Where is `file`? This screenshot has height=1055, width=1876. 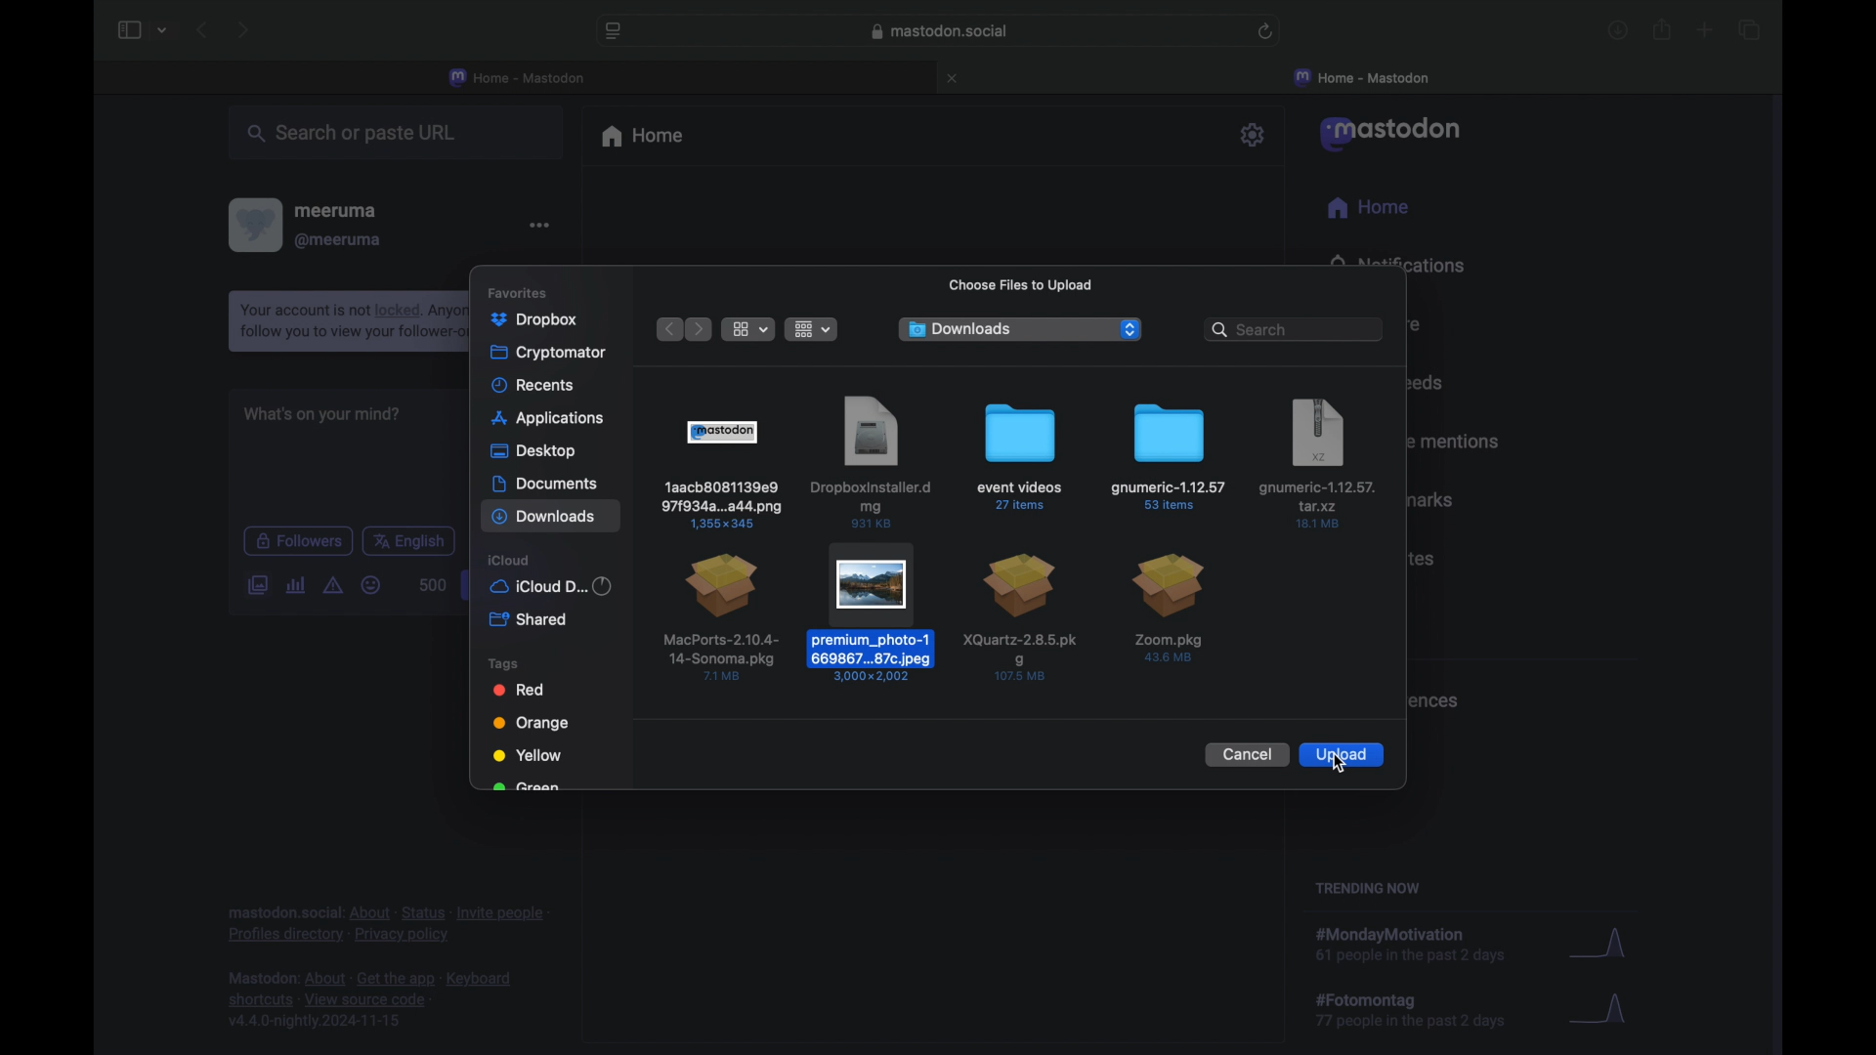 file is located at coordinates (1022, 619).